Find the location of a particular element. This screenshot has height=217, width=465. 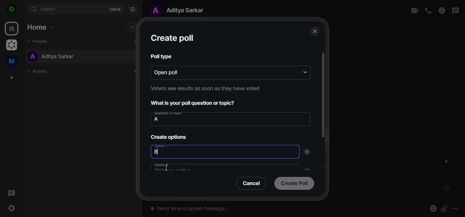

create poll is located at coordinates (294, 183).